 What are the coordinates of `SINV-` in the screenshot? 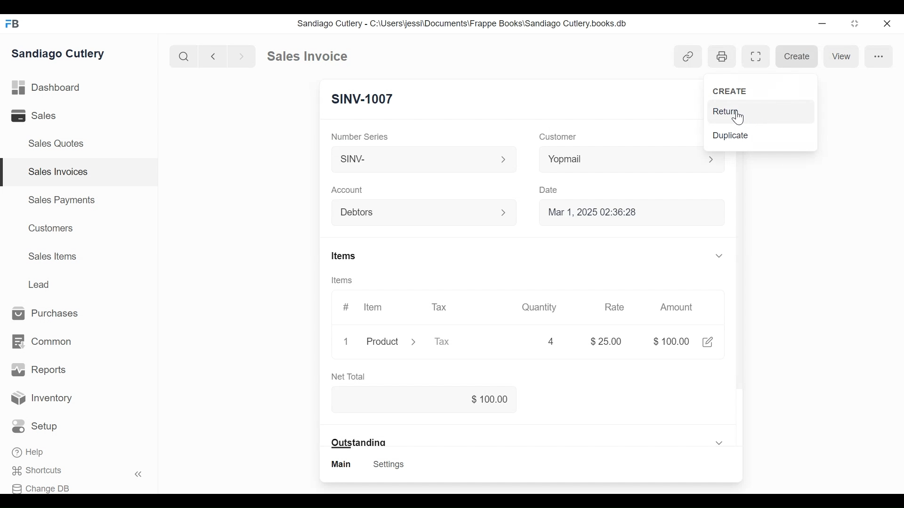 It's located at (420, 158).